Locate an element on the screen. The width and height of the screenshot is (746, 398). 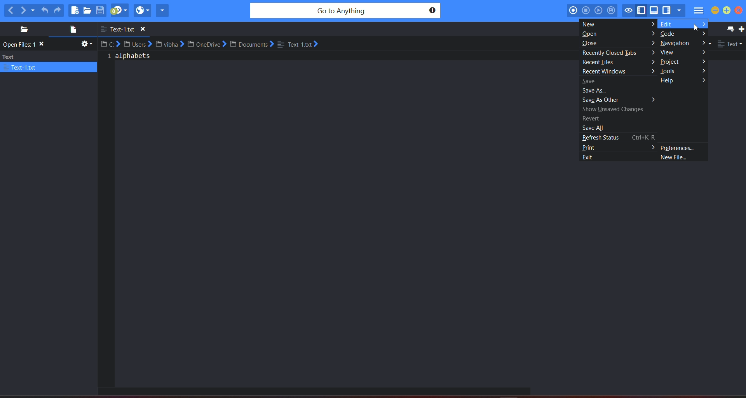
Recent Windows is located at coordinates (602, 71).